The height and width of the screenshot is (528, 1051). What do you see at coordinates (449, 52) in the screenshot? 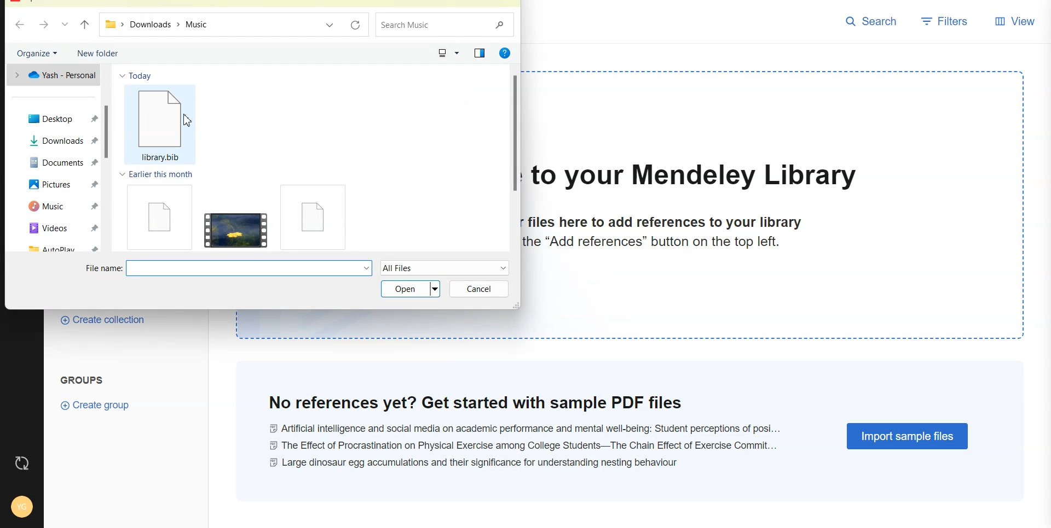
I see `Change your view` at bounding box center [449, 52].